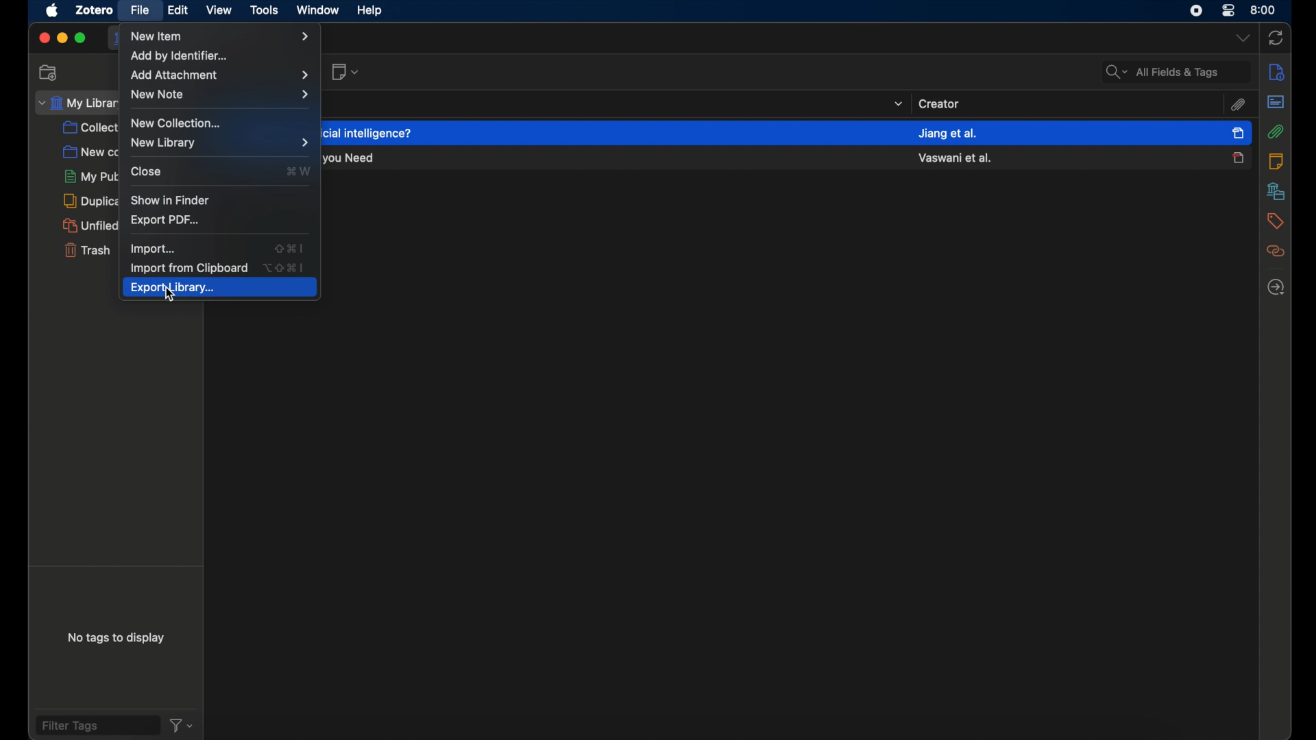  Describe the element at coordinates (90, 176) in the screenshot. I see `my publications` at that location.